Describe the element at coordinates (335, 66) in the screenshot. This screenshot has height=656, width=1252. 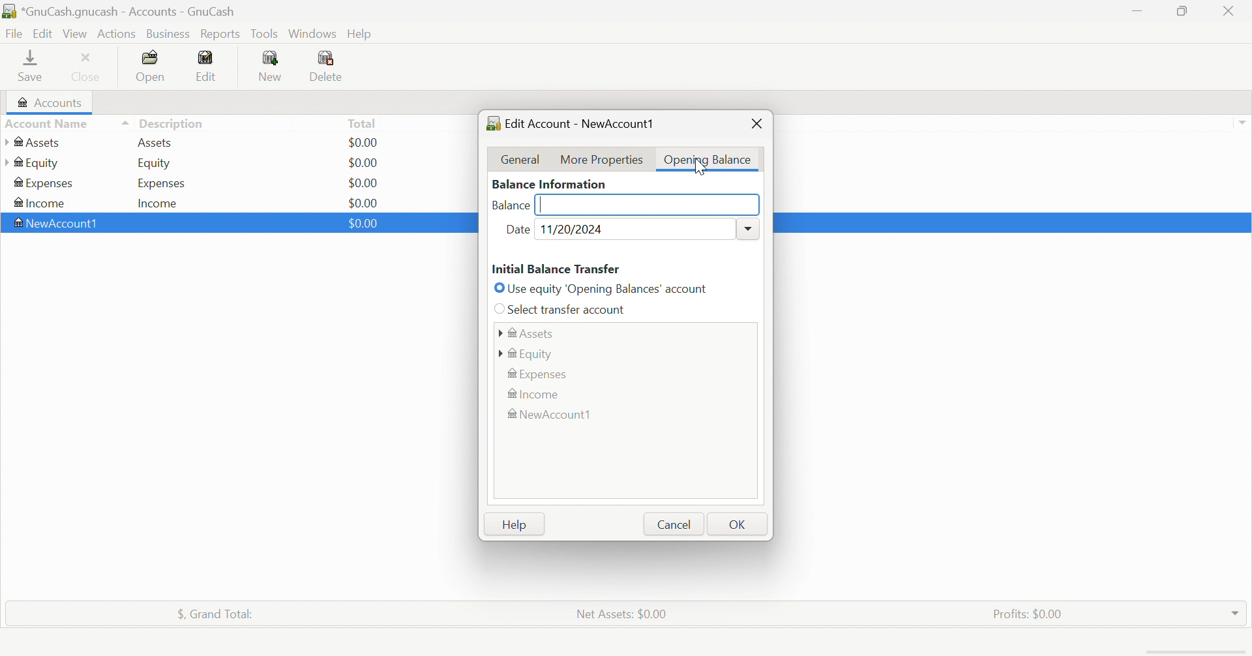
I see `Delete` at that location.